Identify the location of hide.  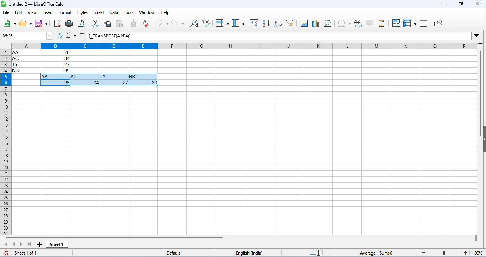
(483, 139).